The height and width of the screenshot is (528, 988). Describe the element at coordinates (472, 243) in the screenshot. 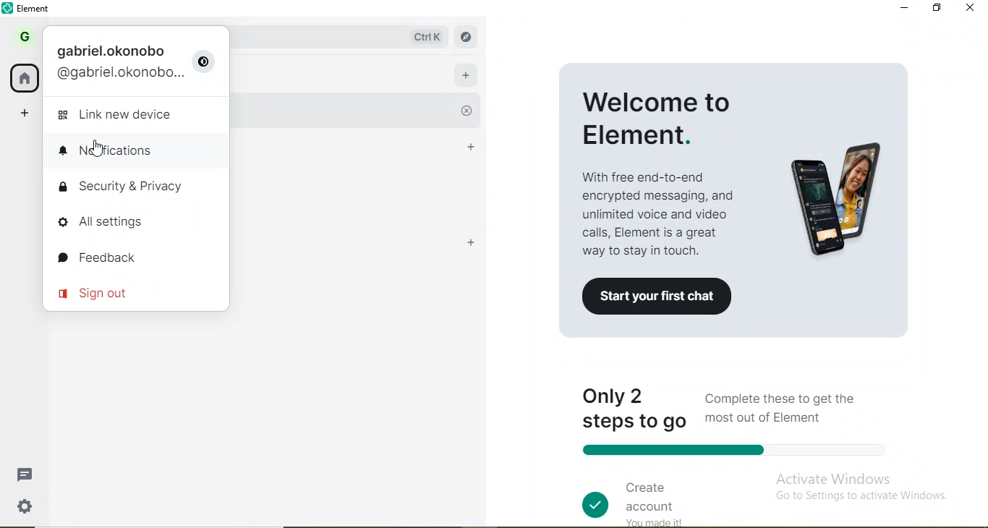

I see `add room` at that location.